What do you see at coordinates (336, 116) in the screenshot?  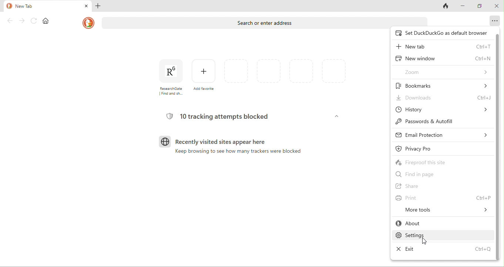 I see `dropdown` at bounding box center [336, 116].